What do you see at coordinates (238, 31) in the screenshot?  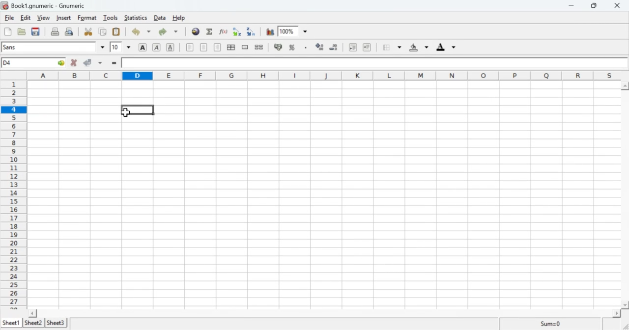 I see `Sort ascending` at bounding box center [238, 31].